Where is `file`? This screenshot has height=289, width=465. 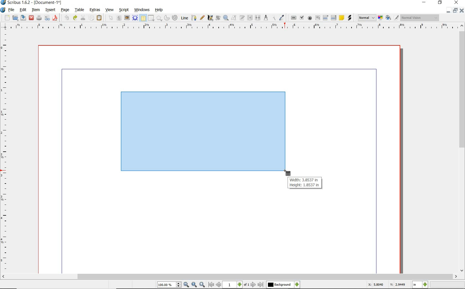
file is located at coordinates (12, 10).